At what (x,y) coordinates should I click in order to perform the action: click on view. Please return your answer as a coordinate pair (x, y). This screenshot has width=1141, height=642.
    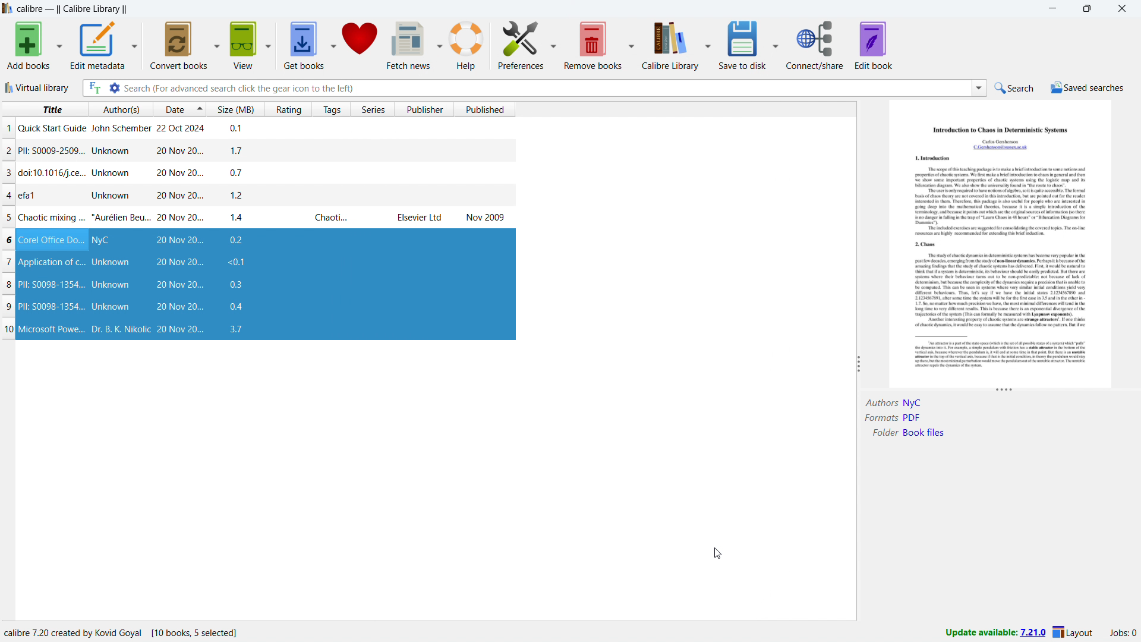
    Looking at the image, I should click on (245, 45).